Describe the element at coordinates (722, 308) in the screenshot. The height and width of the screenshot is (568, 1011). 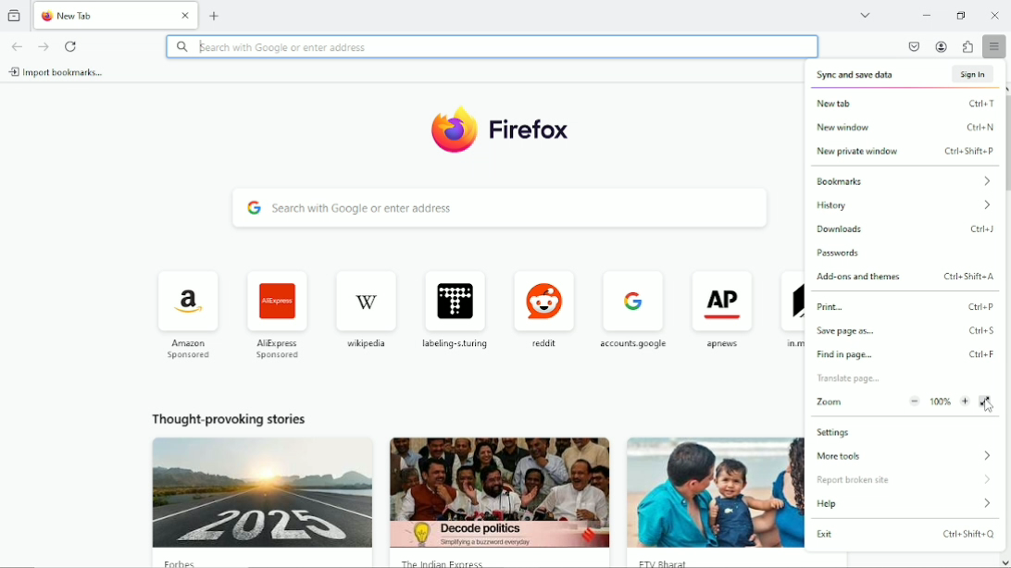
I see `ap news` at that location.